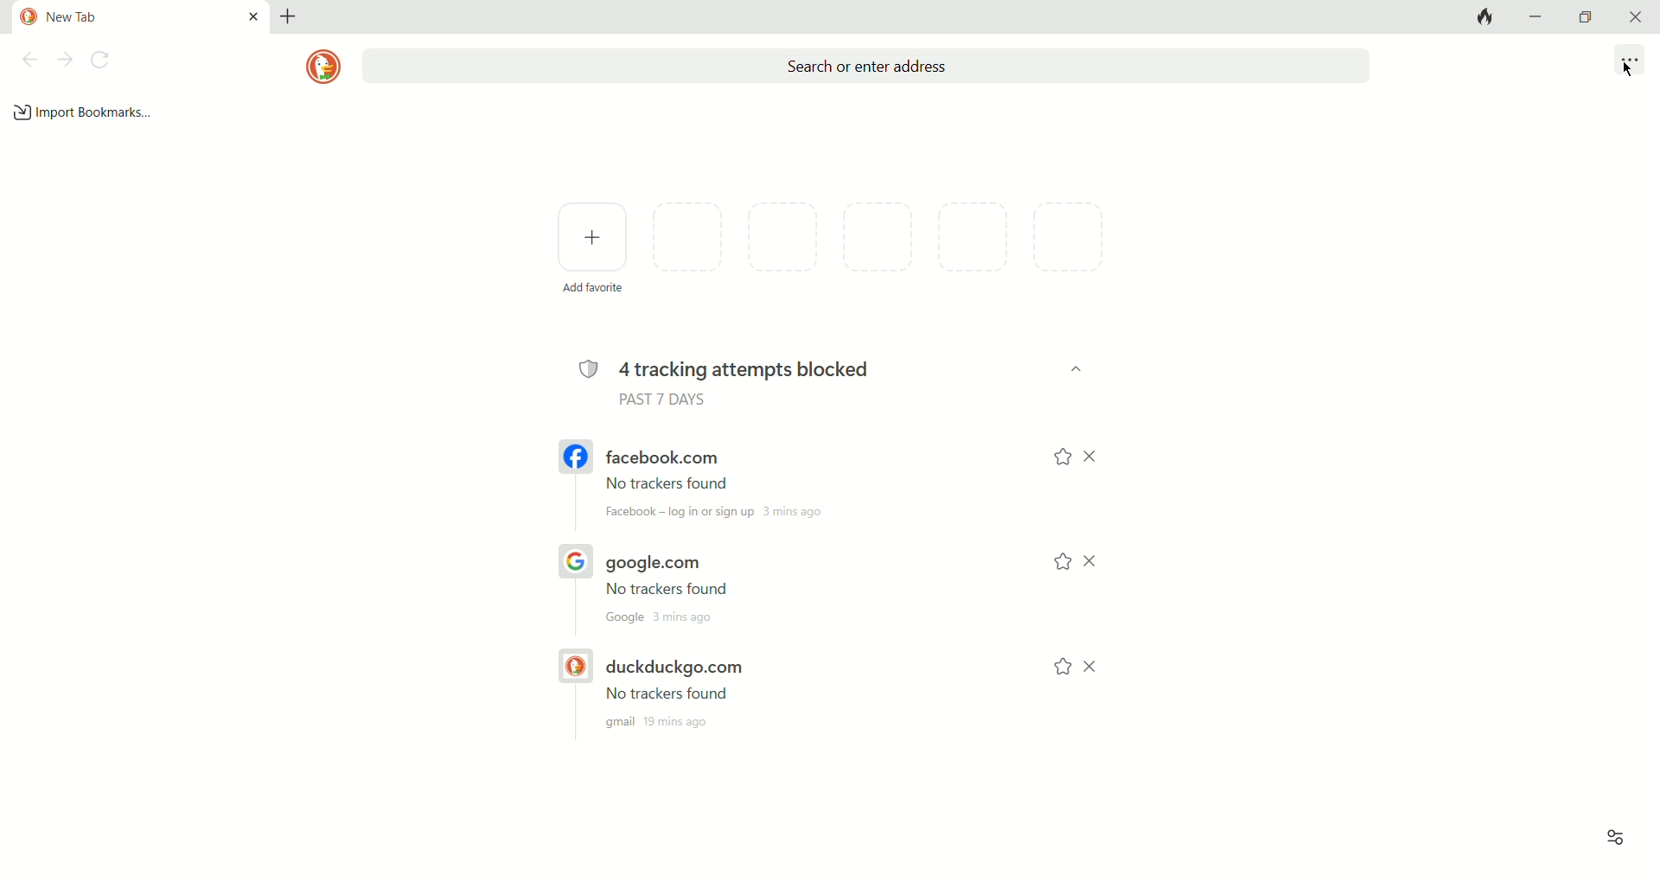 The image size is (1660, 882). I want to click on refresh, so click(101, 60).